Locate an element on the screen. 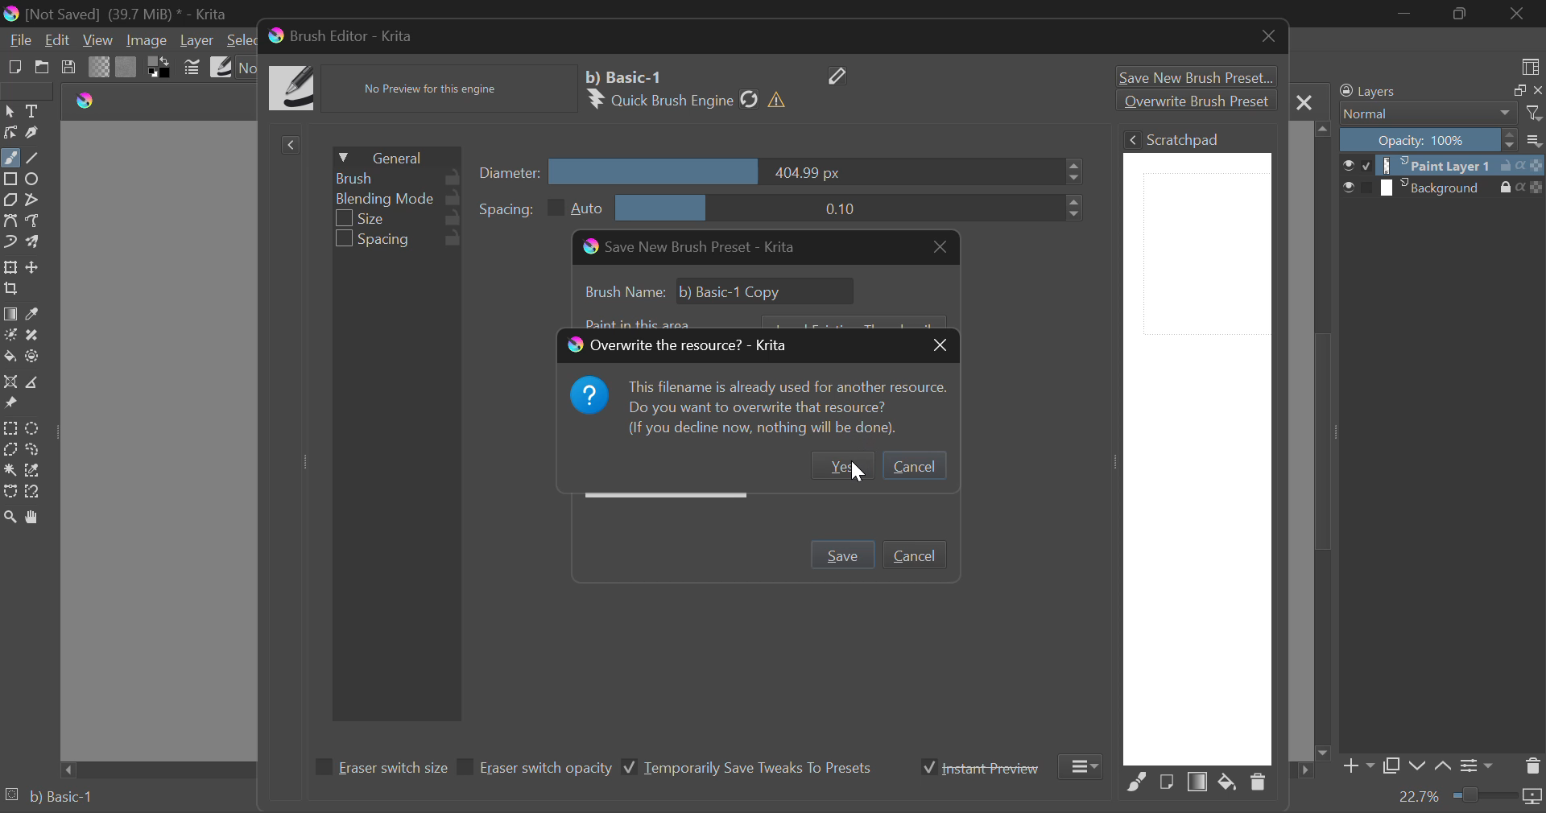  Eraser switch opacity is located at coordinates (536, 769).